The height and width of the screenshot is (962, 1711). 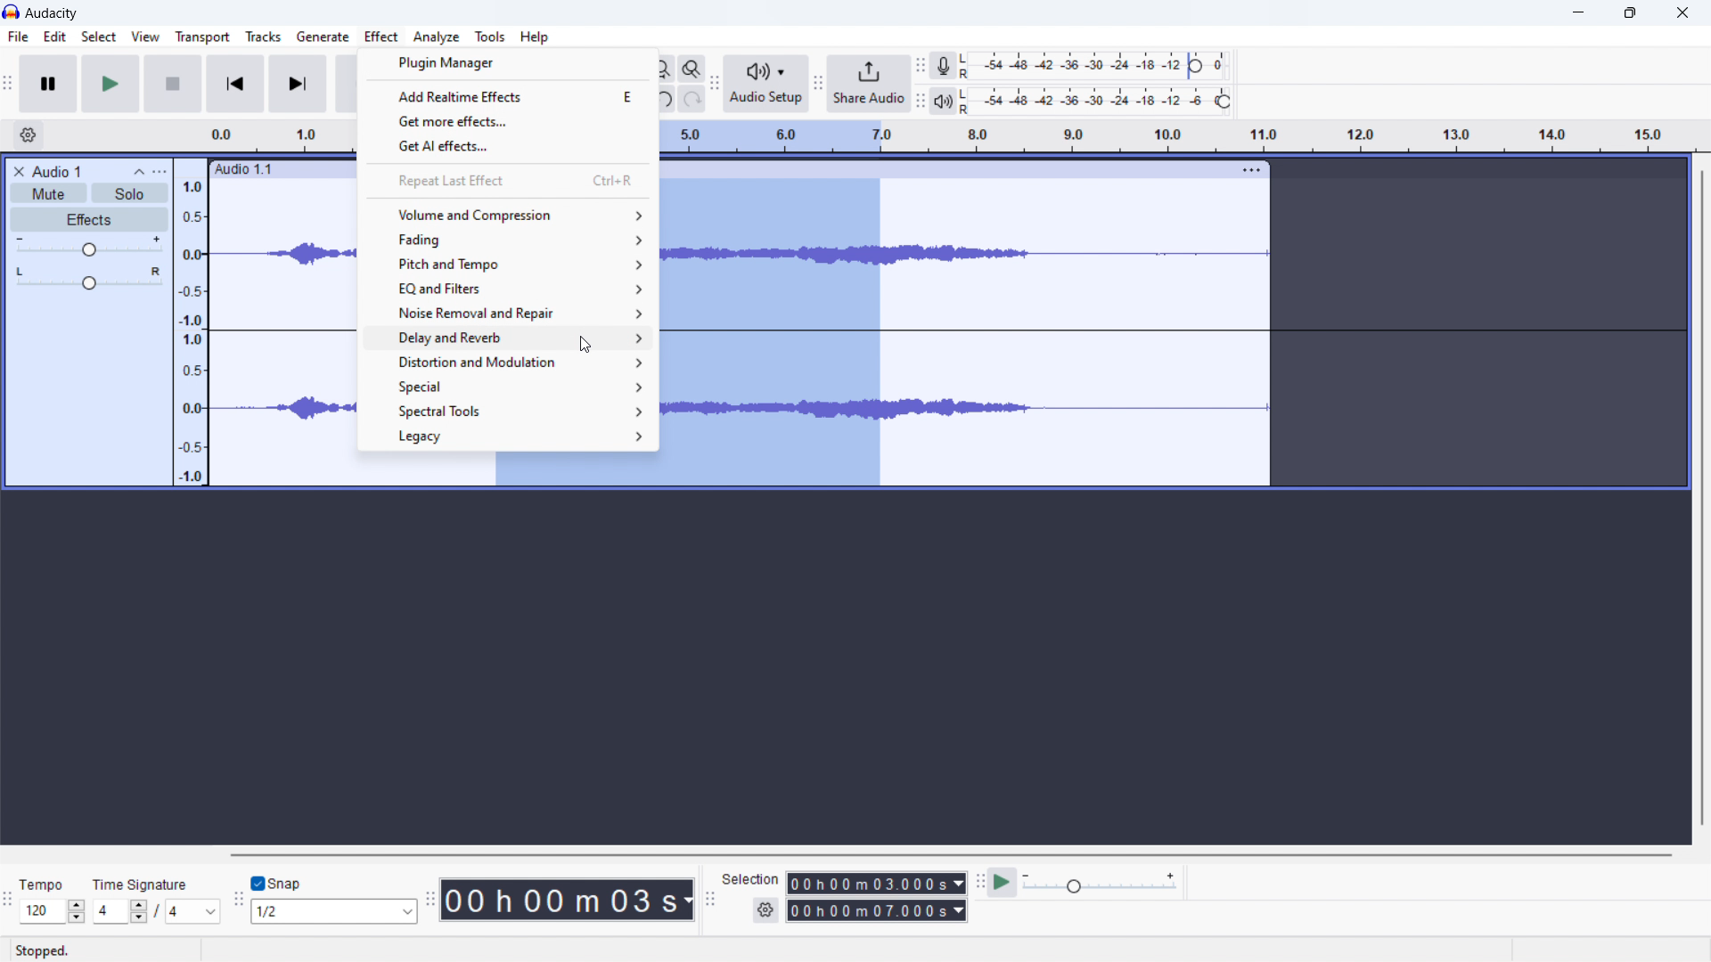 I want to click on maximize, so click(x=1630, y=13).